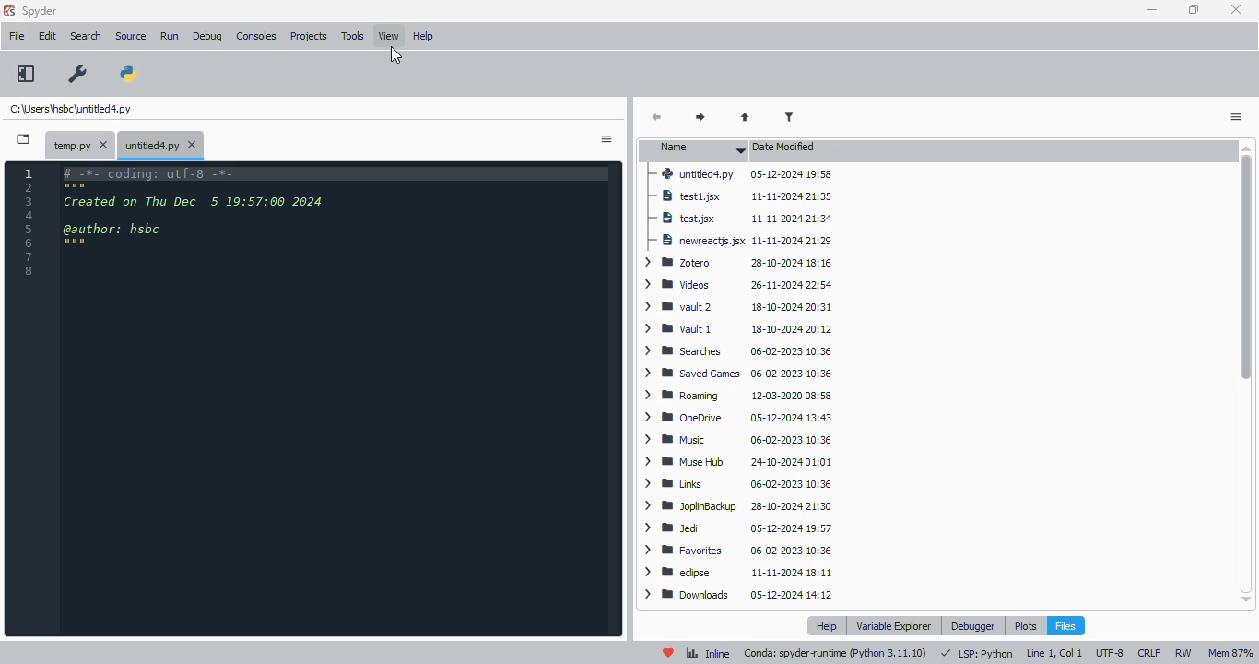 This screenshot has width=1259, height=664. What do you see at coordinates (18, 35) in the screenshot?
I see `file` at bounding box center [18, 35].